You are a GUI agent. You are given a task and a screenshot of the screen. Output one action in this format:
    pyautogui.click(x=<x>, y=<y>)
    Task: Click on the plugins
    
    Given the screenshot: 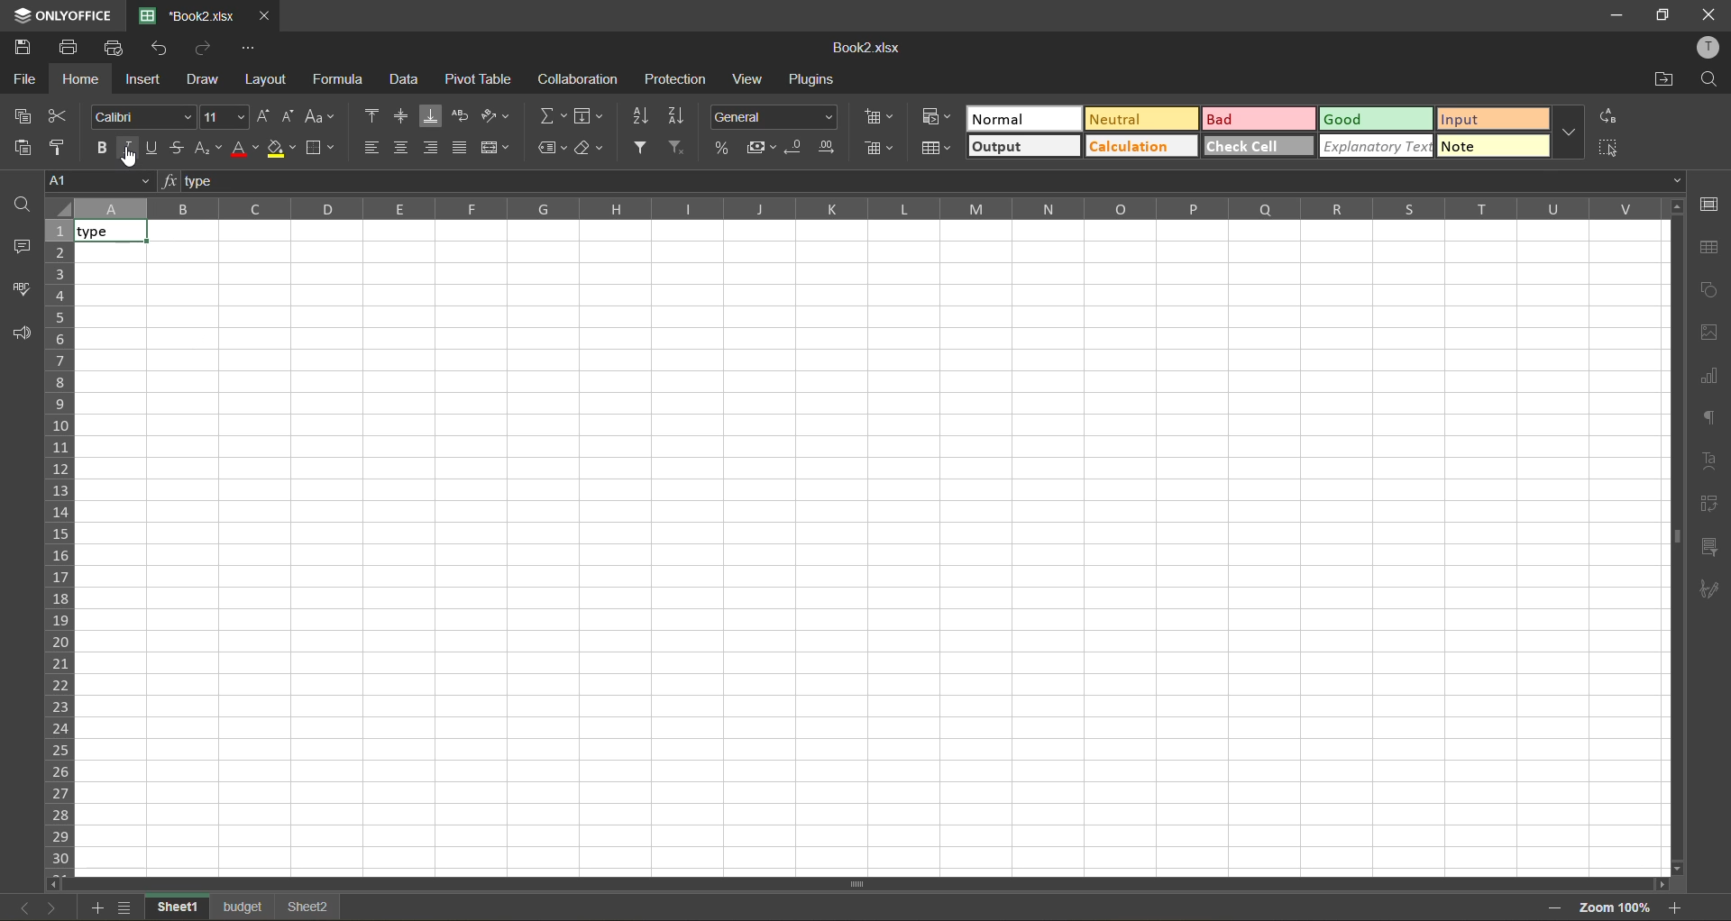 What is the action you would take?
    pyautogui.click(x=815, y=80)
    